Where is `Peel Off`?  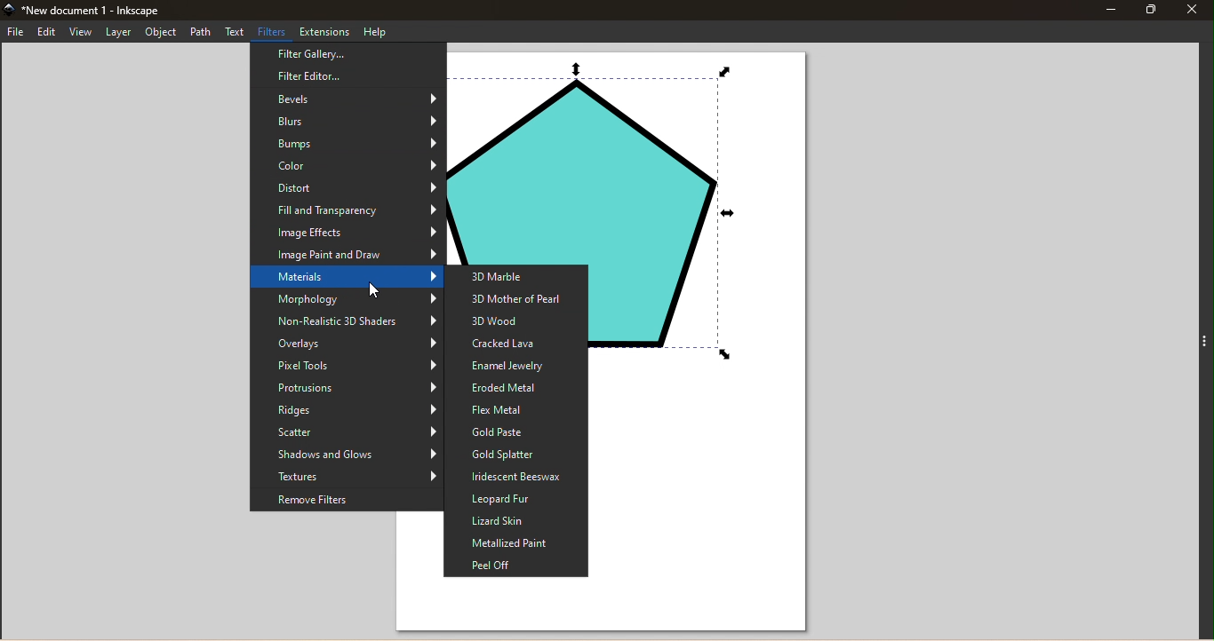 Peel Off is located at coordinates (514, 566).